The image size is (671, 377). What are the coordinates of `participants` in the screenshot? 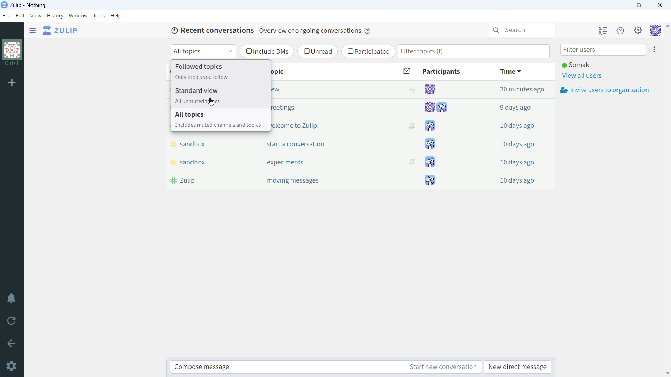 It's located at (449, 73).